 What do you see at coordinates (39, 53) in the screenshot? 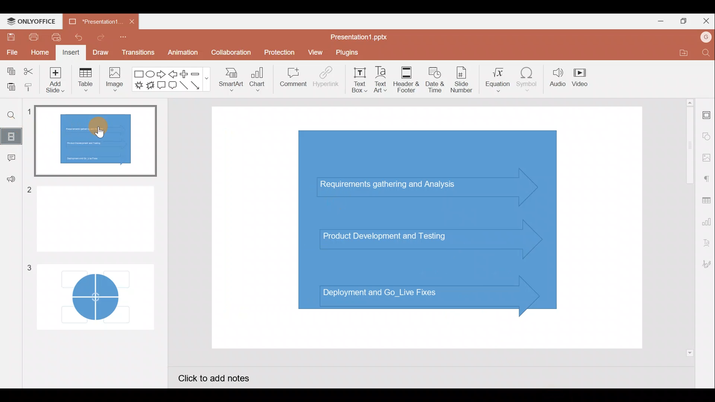
I see `Home` at bounding box center [39, 53].